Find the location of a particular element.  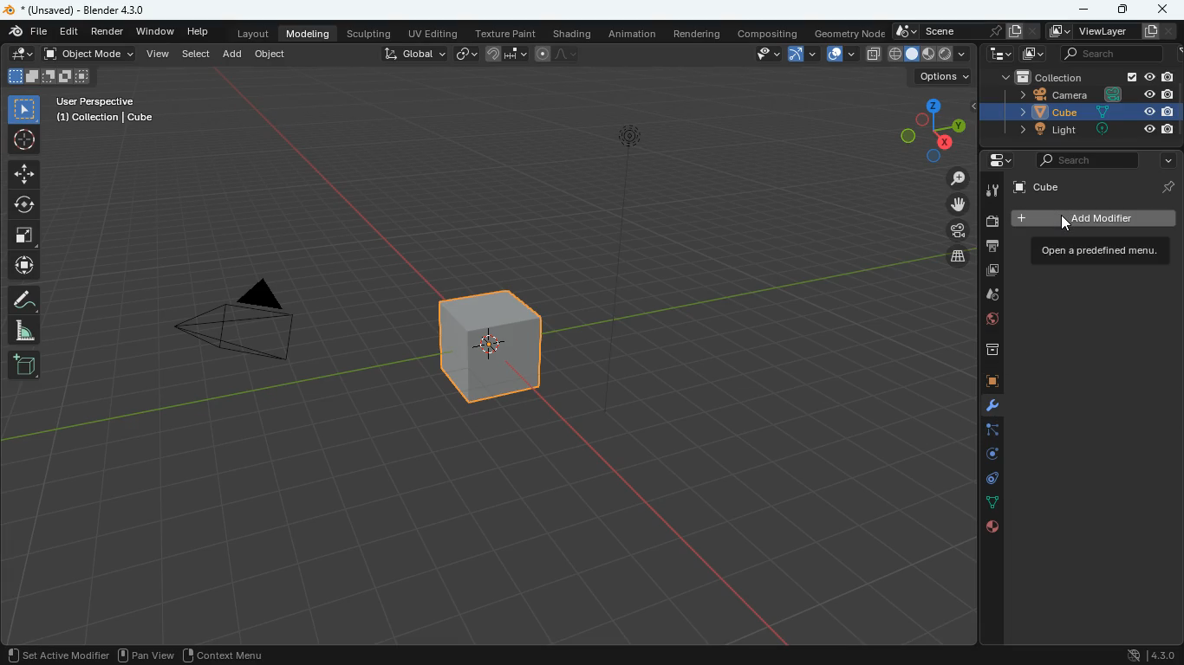

cube is located at coordinates (1035, 111).